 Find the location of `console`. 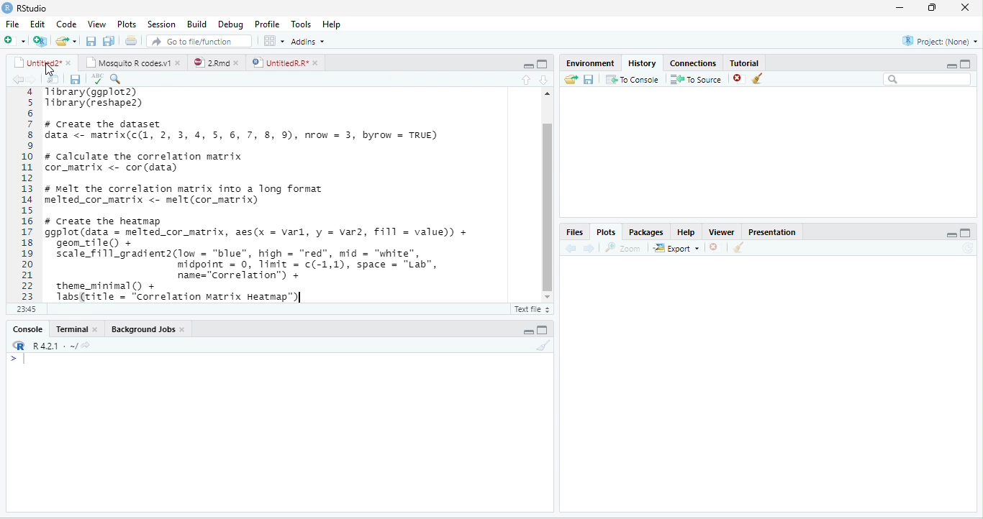

console is located at coordinates (24, 329).